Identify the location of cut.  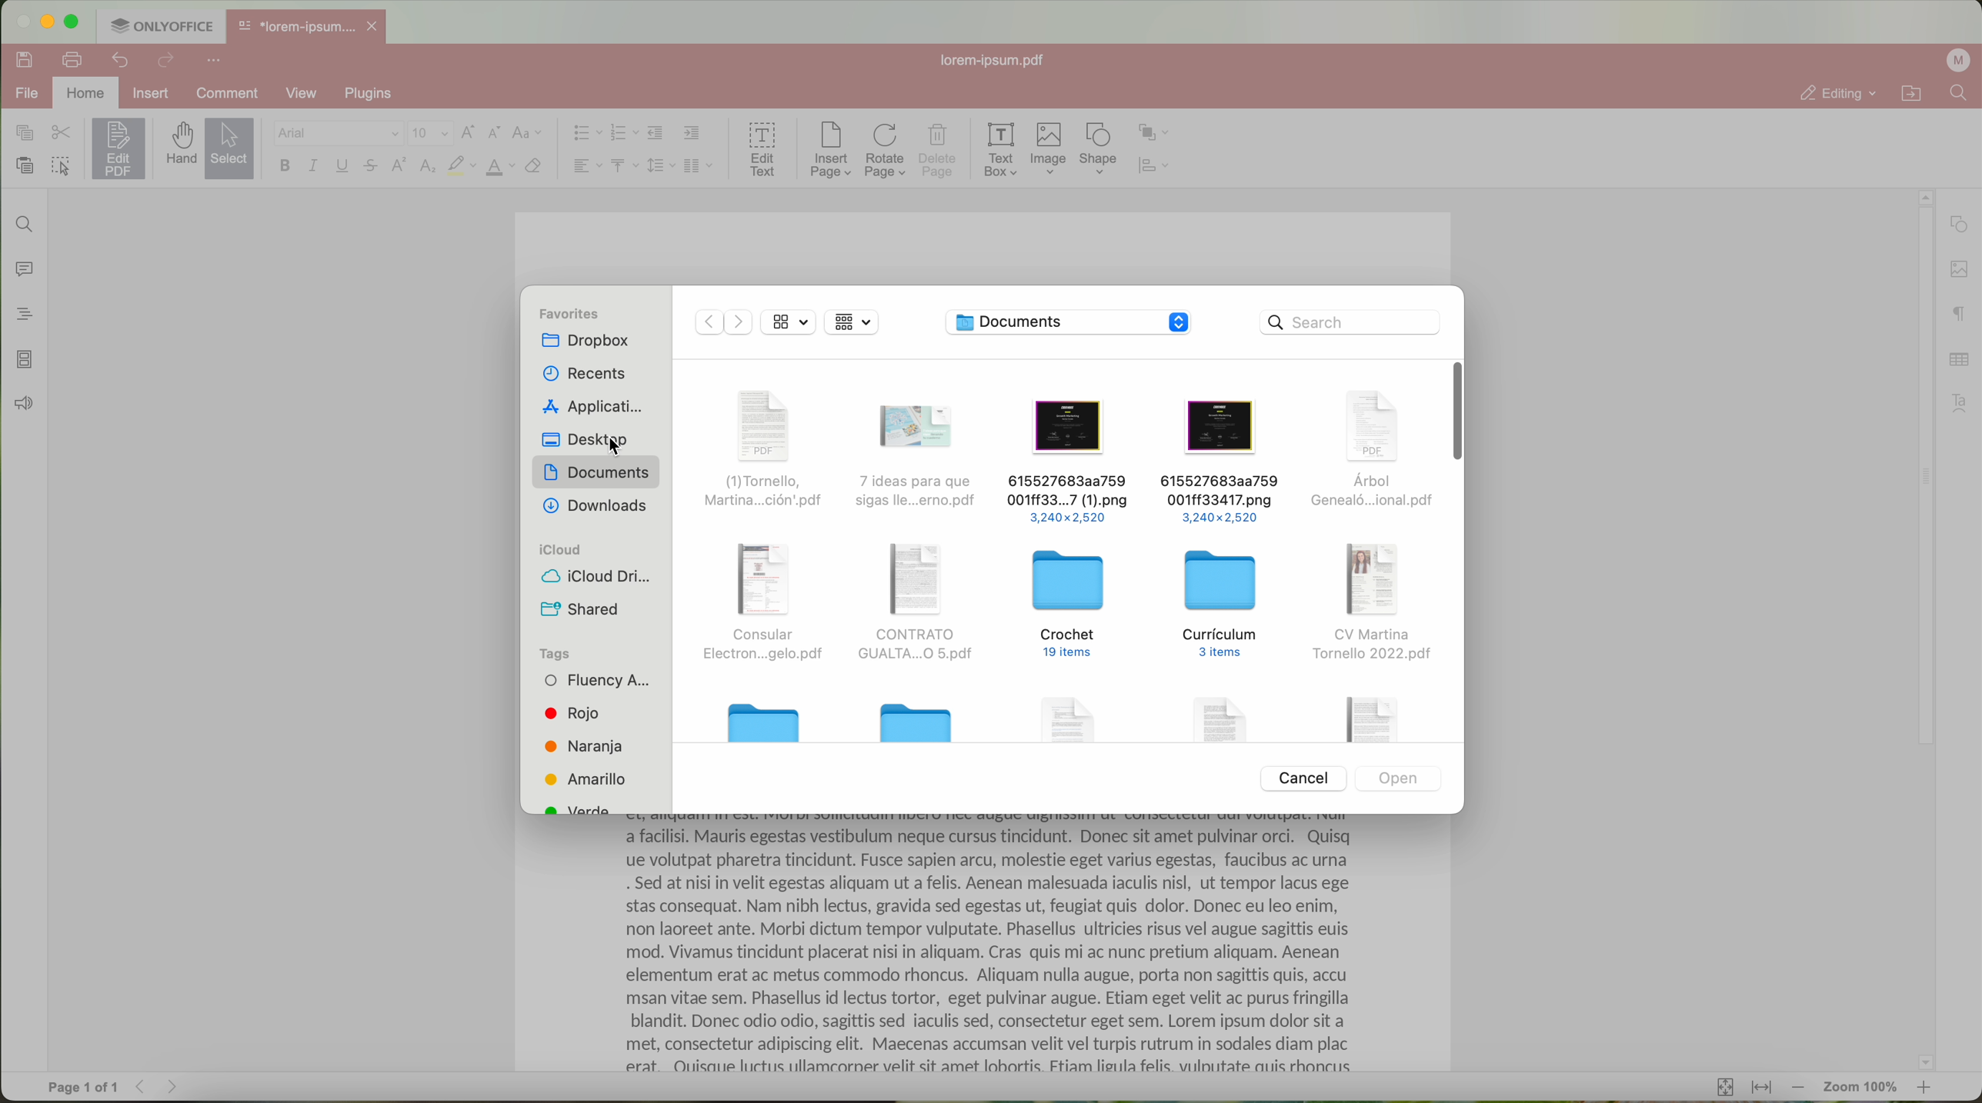
(62, 133).